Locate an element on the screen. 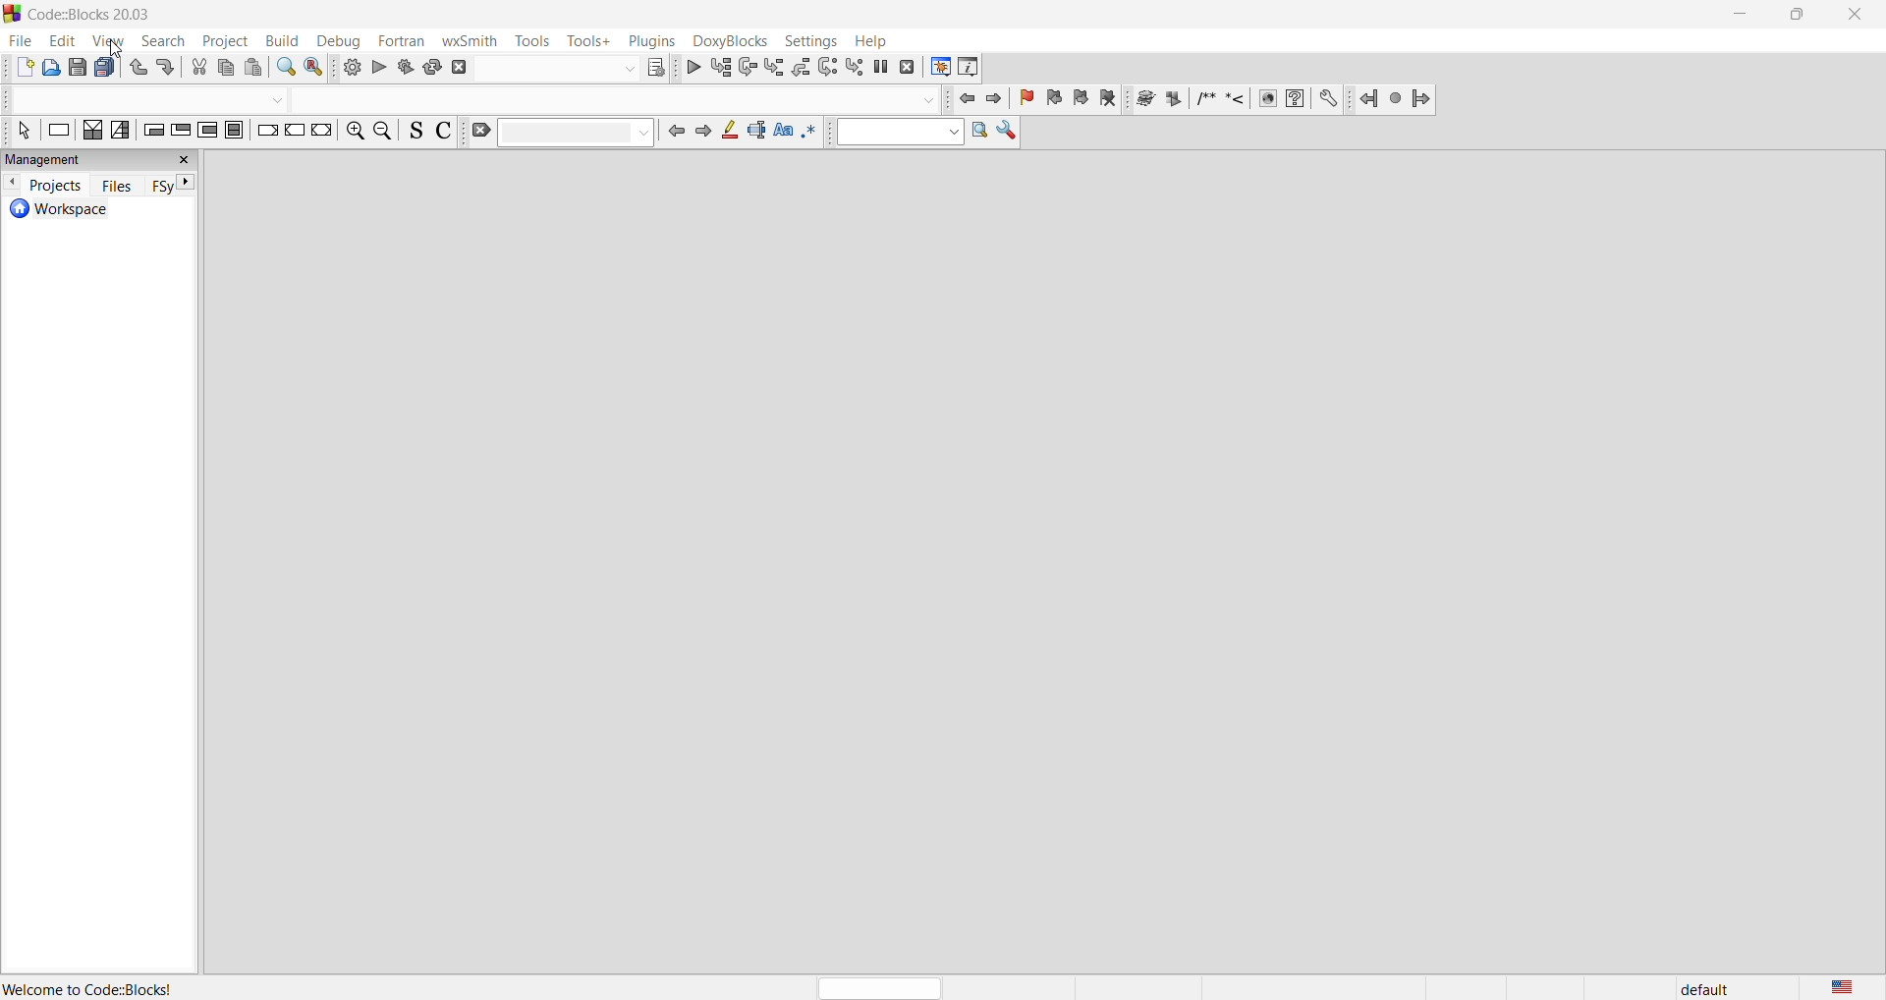  Welcome to Code::Blocks! is located at coordinates (88, 989).